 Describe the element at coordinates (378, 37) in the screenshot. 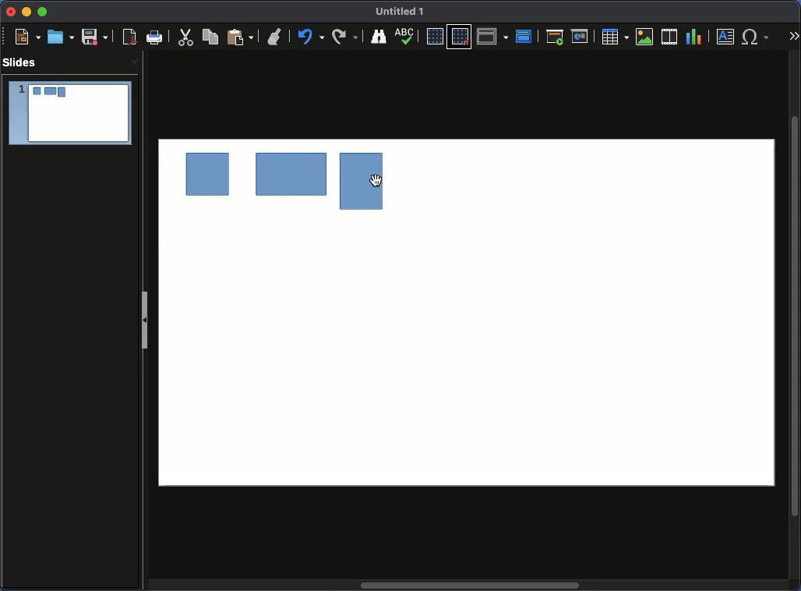

I see `Spelling` at that location.